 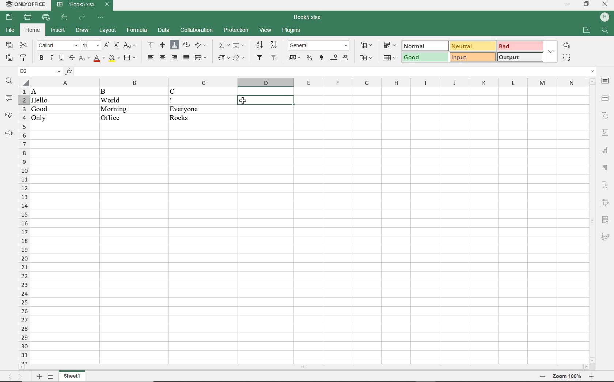 What do you see at coordinates (304, 366) in the screenshot?
I see `scrollbar` at bounding box center [304, 366].